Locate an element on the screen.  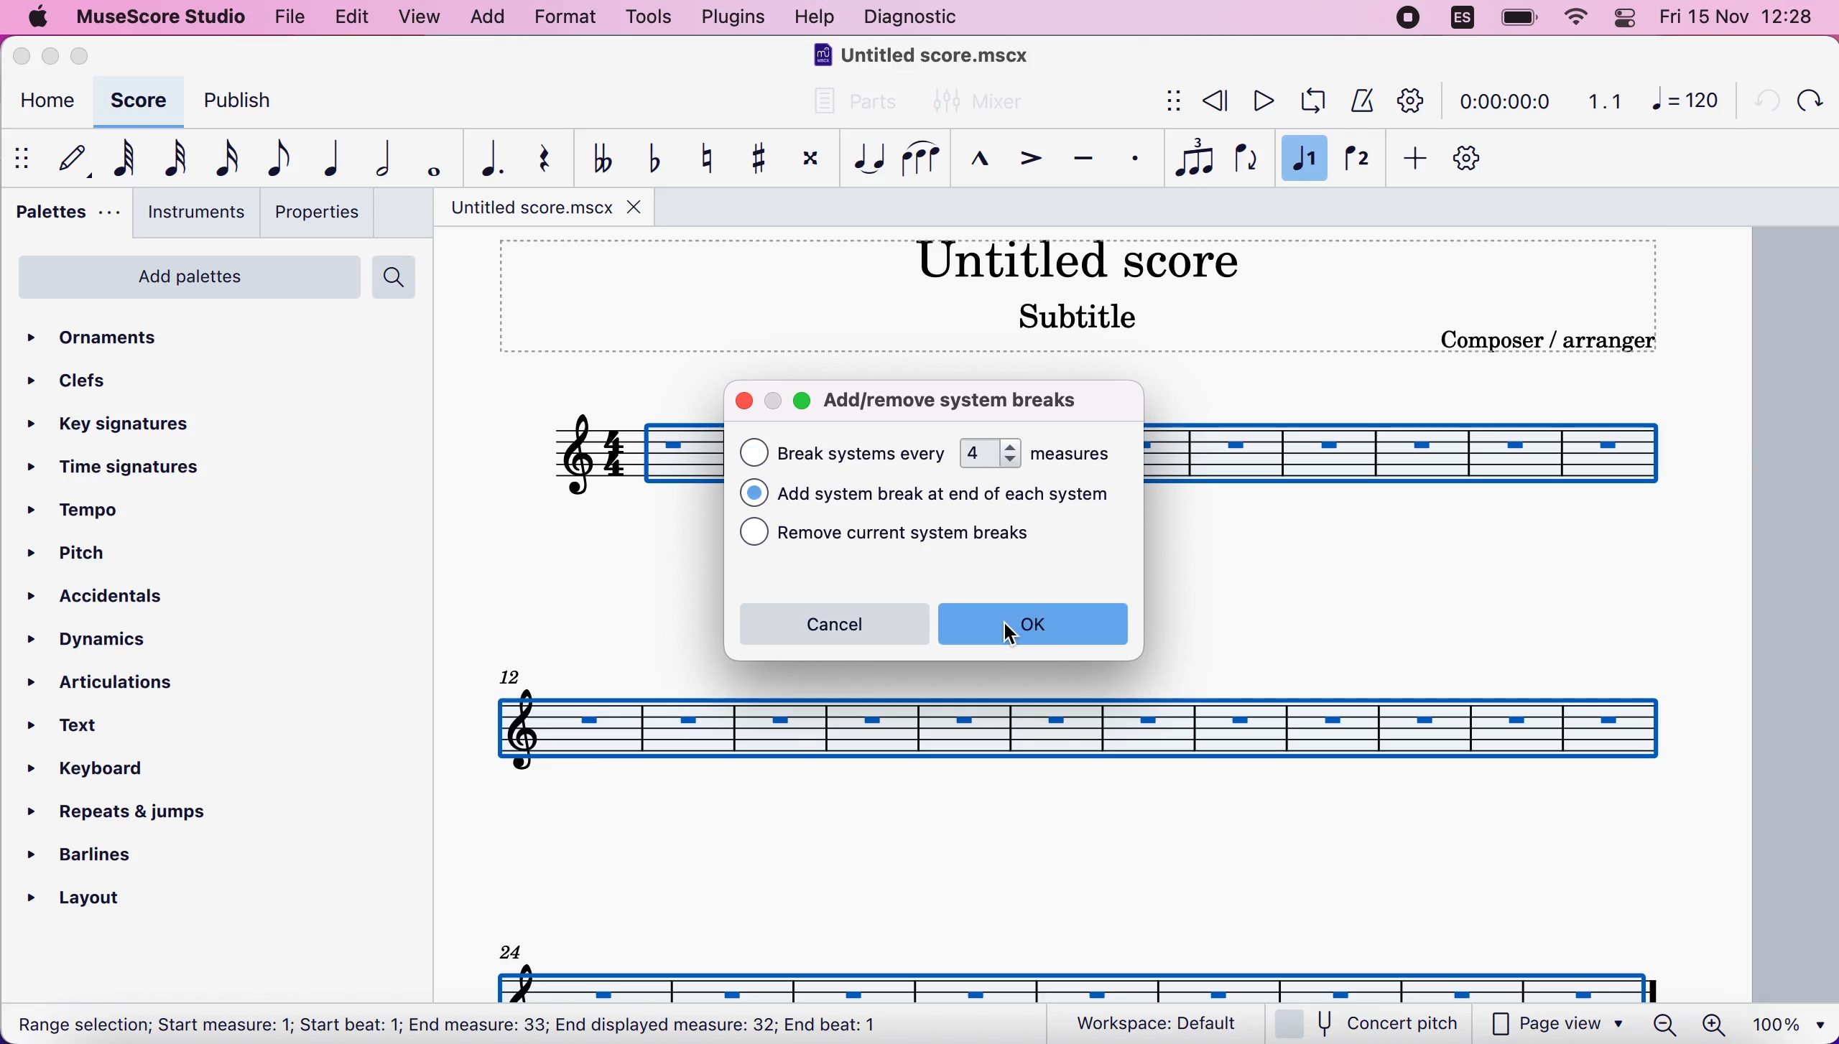
voice 1 is located at coordinates (1305, 161).